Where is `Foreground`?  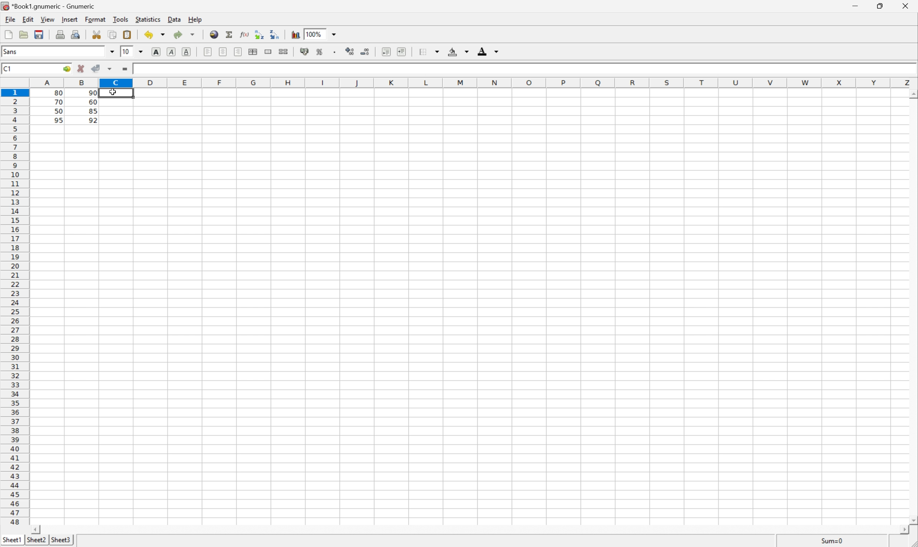
Foreground is located at coordinates (488, 50).